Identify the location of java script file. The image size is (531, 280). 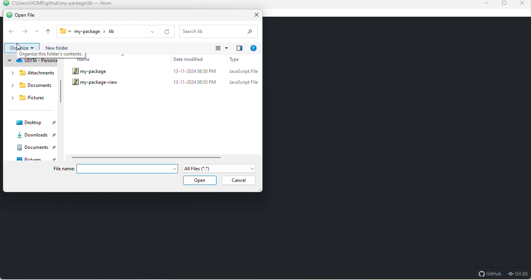
(243, 85).